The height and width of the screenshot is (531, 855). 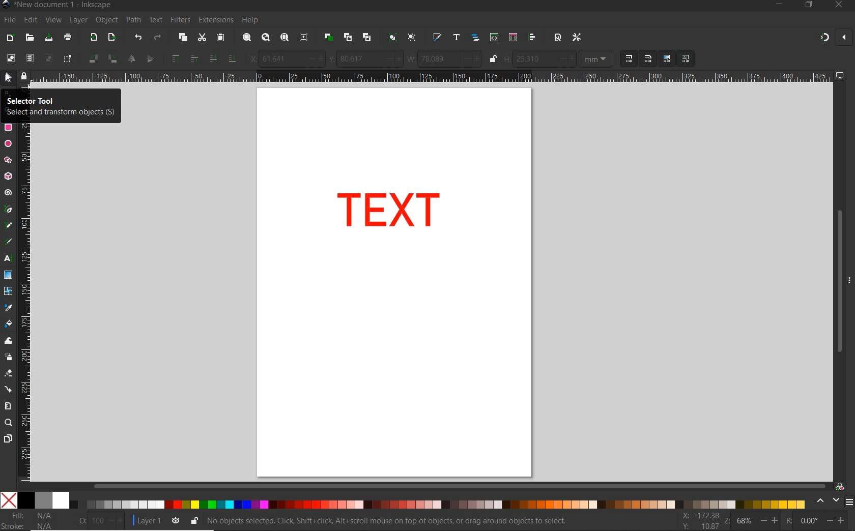 What do you see at coordinates (8, 143) in the screenshot?
I see `ellipse tool` at bounding box center [8, 143].